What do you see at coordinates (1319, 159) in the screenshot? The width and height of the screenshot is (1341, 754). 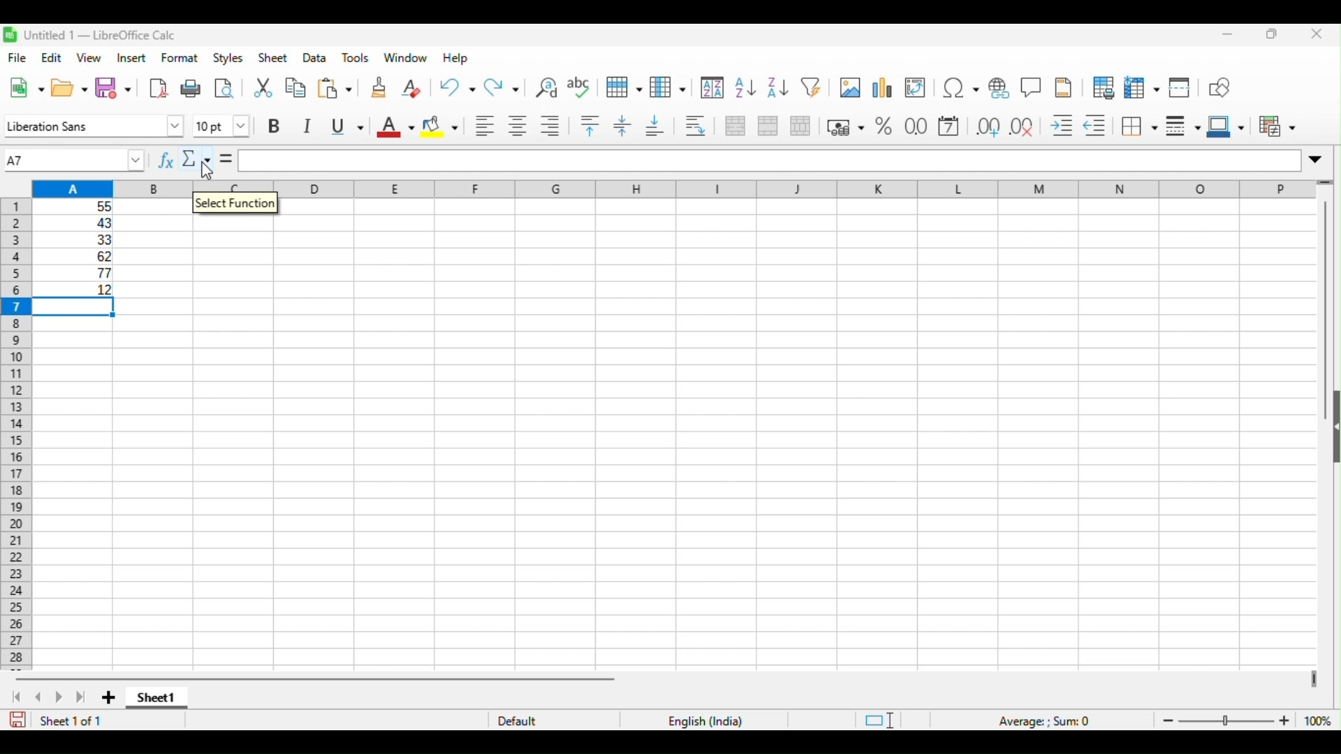 I see `expand` at bounding box center [1319, 159].